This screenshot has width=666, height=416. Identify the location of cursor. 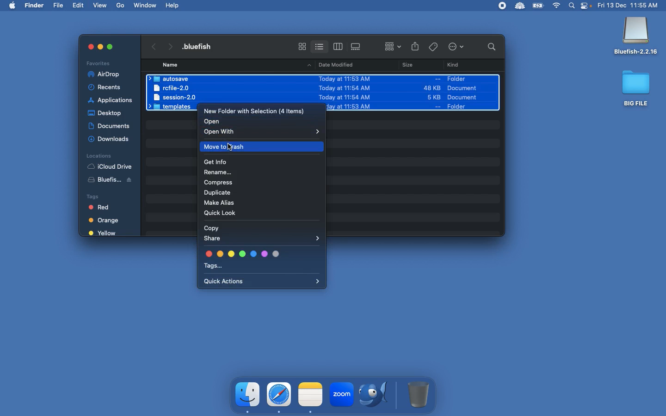
(231, 149).